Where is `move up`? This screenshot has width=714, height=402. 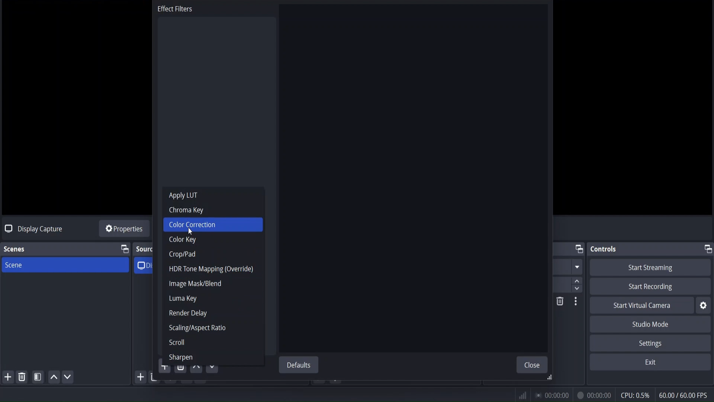 move up is located at coordinates (197, 368).